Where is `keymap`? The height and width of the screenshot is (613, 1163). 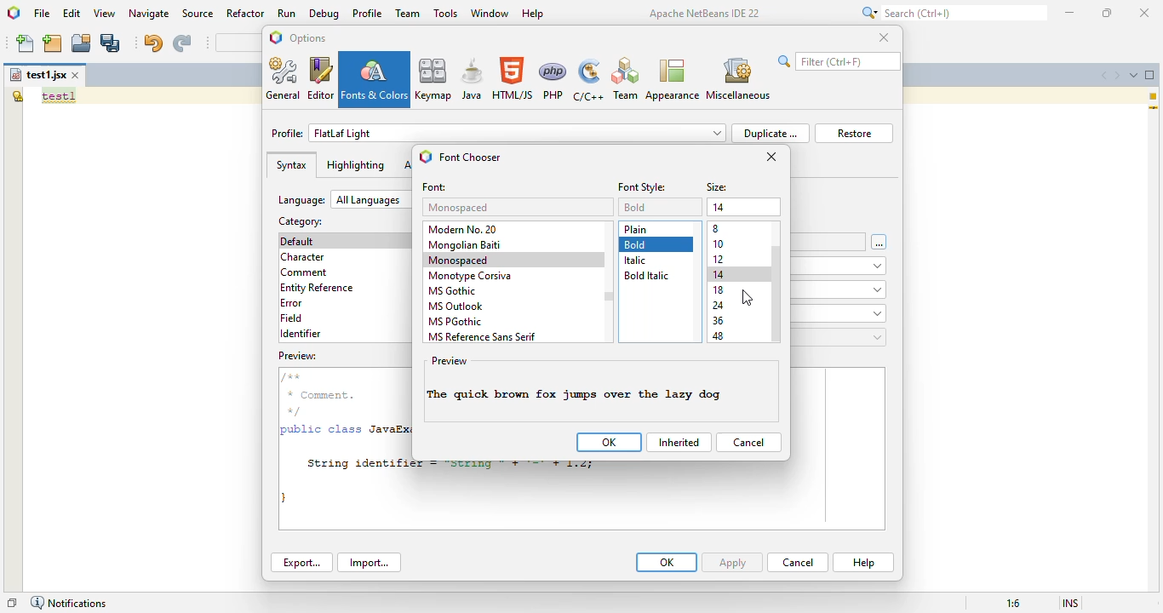
keymap is located at coordinates (433, 78).